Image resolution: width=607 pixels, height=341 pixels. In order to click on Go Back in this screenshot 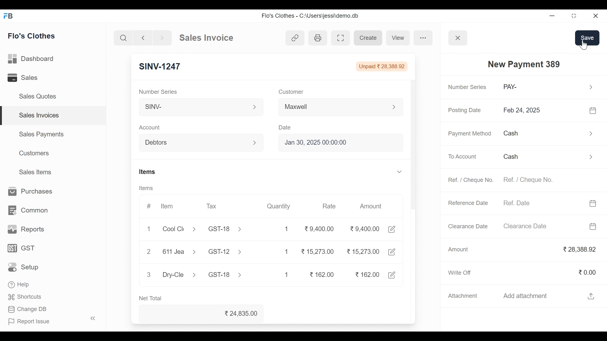, I will do `click(143, 38)`.